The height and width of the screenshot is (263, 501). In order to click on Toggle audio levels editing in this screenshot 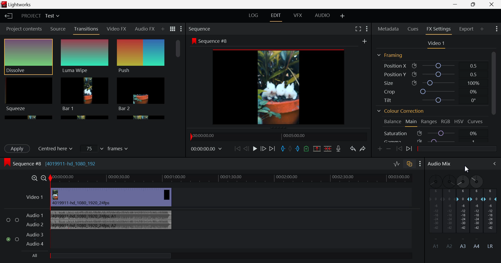, I will do `click(396, 165)`.